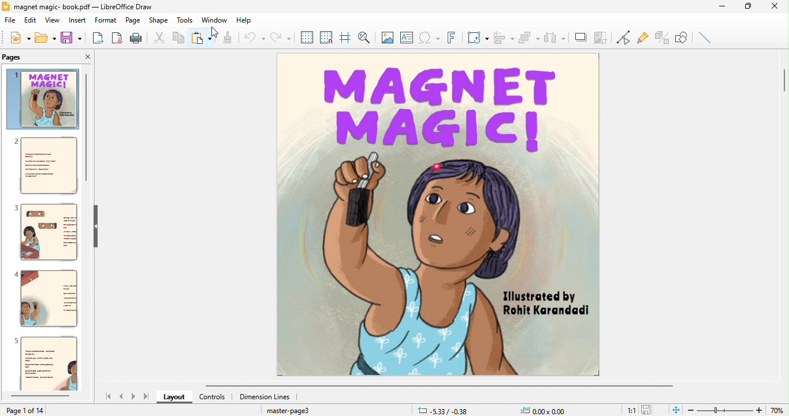 This screenshot has height=416, width=789. I want to click on master page 3, so click(289, 411).